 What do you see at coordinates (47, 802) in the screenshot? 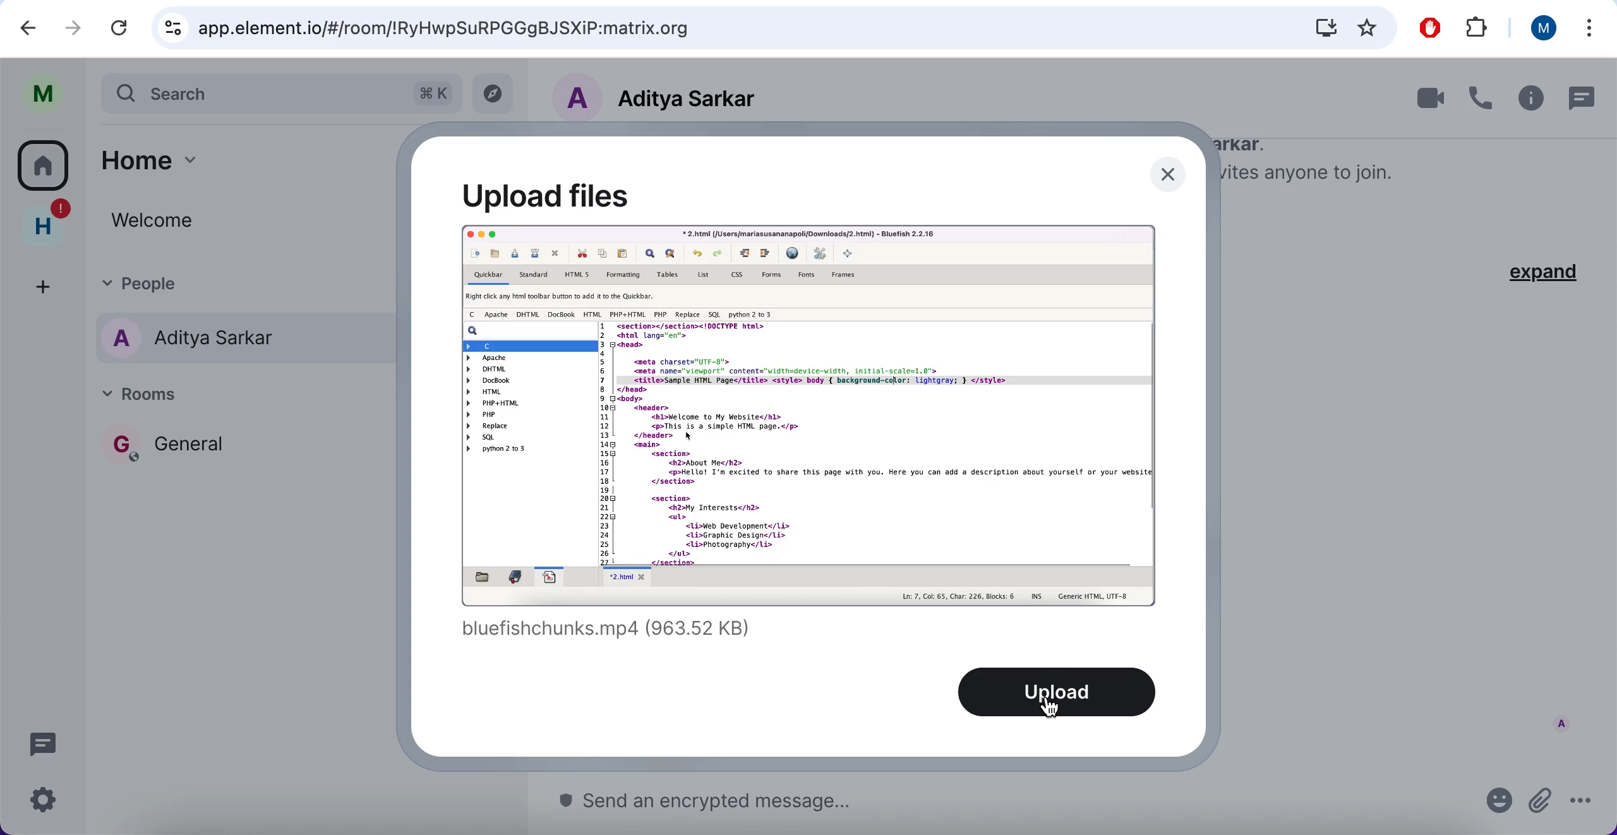
I see `configuration` at bounding box center [47, 802].